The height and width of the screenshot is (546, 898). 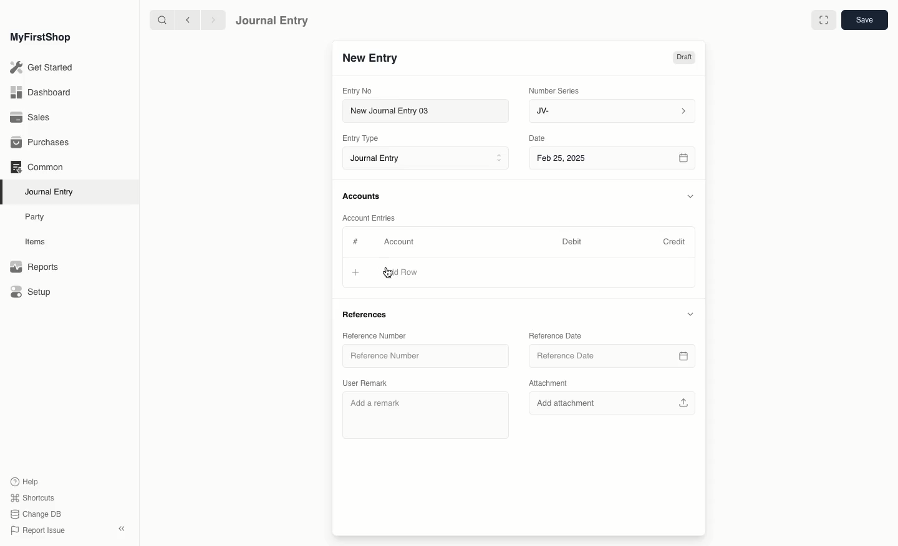 I want to click on Account Entries, so click(x=374, y=218).